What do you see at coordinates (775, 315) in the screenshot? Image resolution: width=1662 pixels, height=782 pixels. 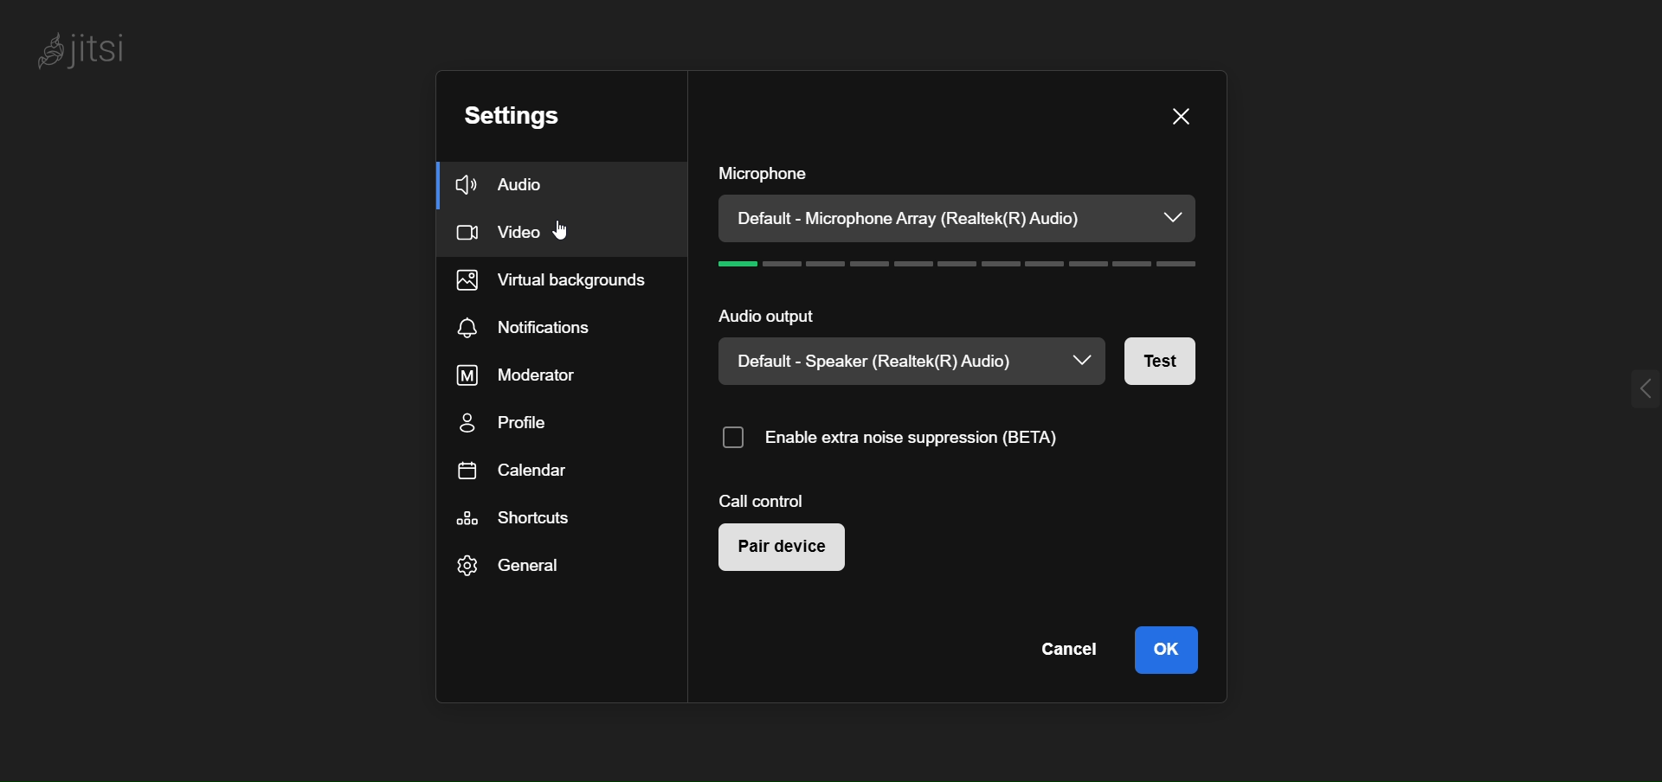 I see `audio output` at bounding box center [775, 315].